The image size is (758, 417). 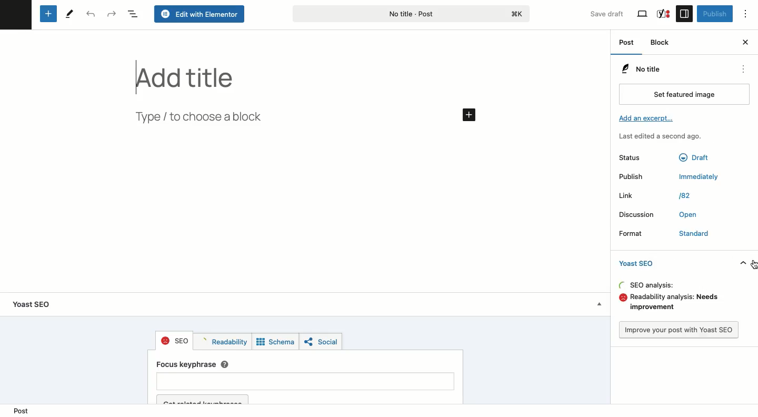 I want to click on Yoast, so click(x=663, y=13).